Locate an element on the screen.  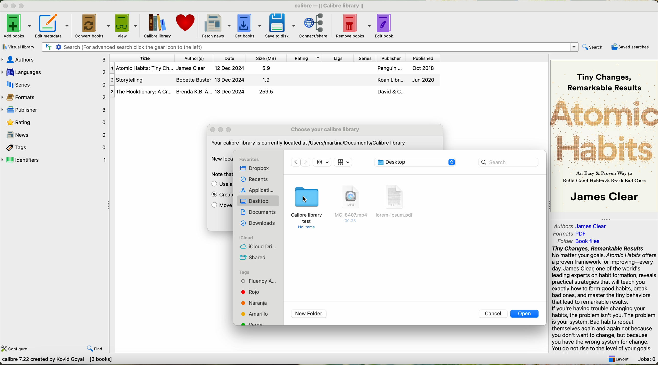
saved searches is located at coordinates (632, 47).